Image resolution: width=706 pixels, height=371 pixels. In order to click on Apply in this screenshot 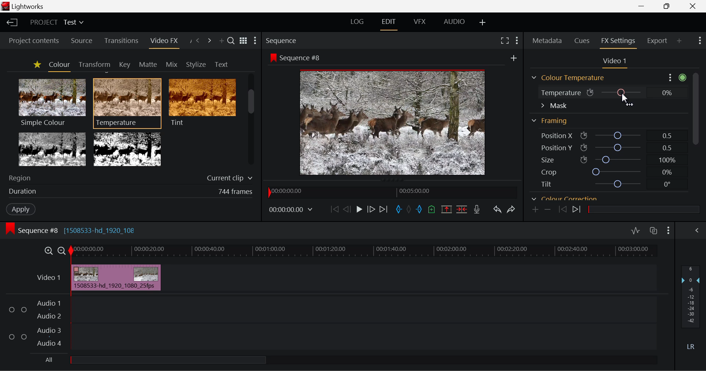, I will do `click(17, 209)`.